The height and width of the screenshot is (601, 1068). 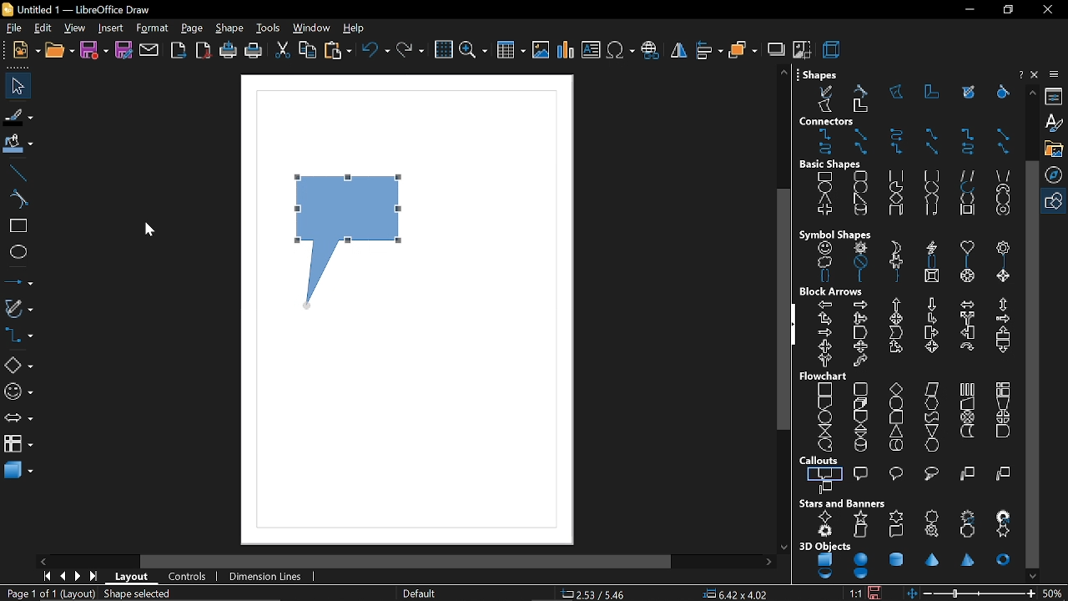 What do you see at coordinates (932, 515) in the screenshot?
I see `8 point star` at bounding box center [932, 515].